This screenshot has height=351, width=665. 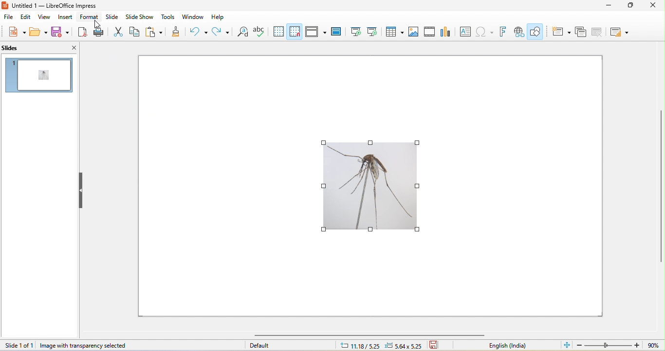 I want to click on format, so click(x=90, y=17).